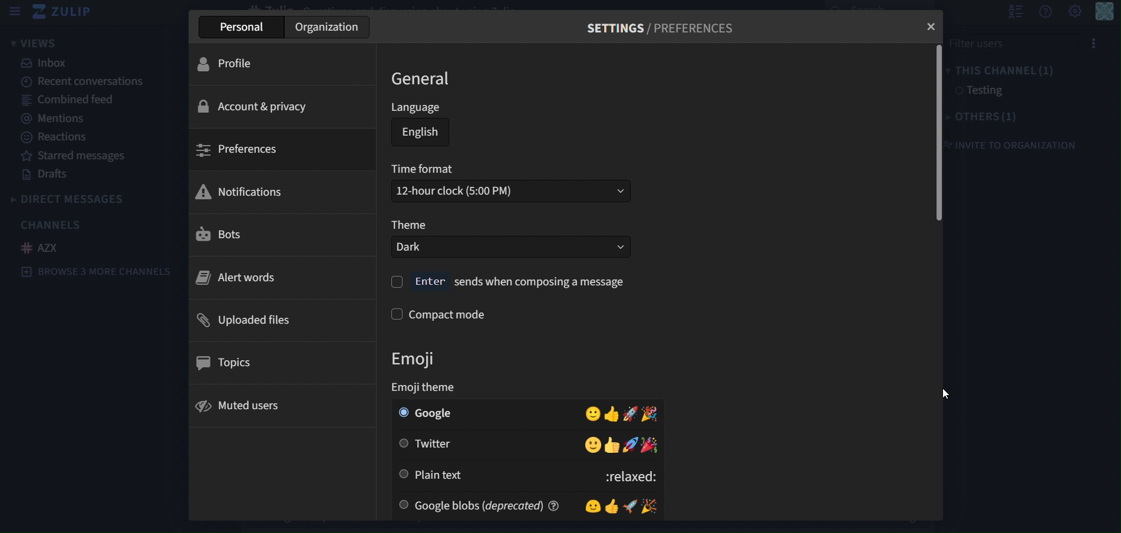 This screenshot has height=533, width=1121. I want to click on Emojis, so click(618, 506).